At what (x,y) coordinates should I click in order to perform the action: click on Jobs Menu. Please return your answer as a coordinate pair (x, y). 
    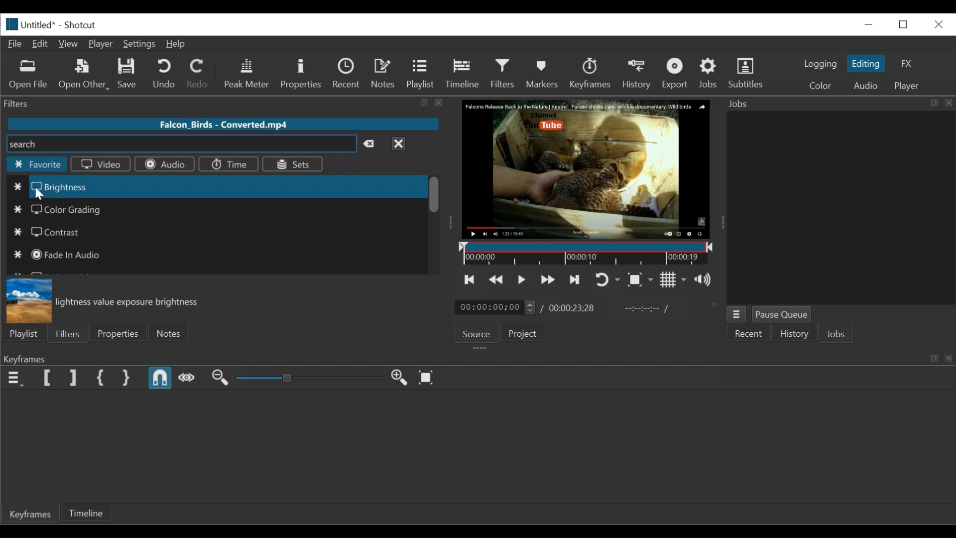
    Looking at the image, I should click on (737, 314).